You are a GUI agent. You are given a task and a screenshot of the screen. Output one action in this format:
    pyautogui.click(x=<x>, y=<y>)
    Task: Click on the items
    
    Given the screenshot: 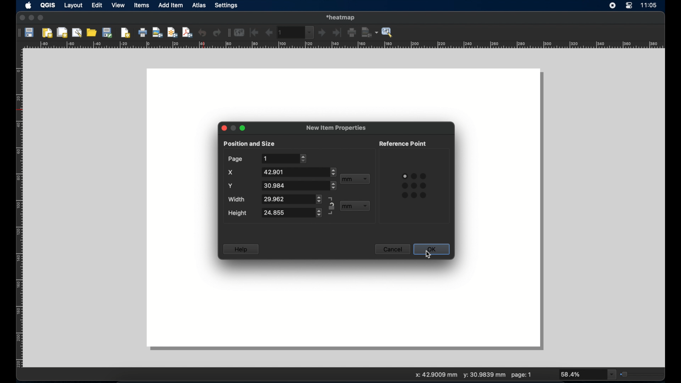 What is the action you would take?
    pyautogui.click(x=142, y=6)
    